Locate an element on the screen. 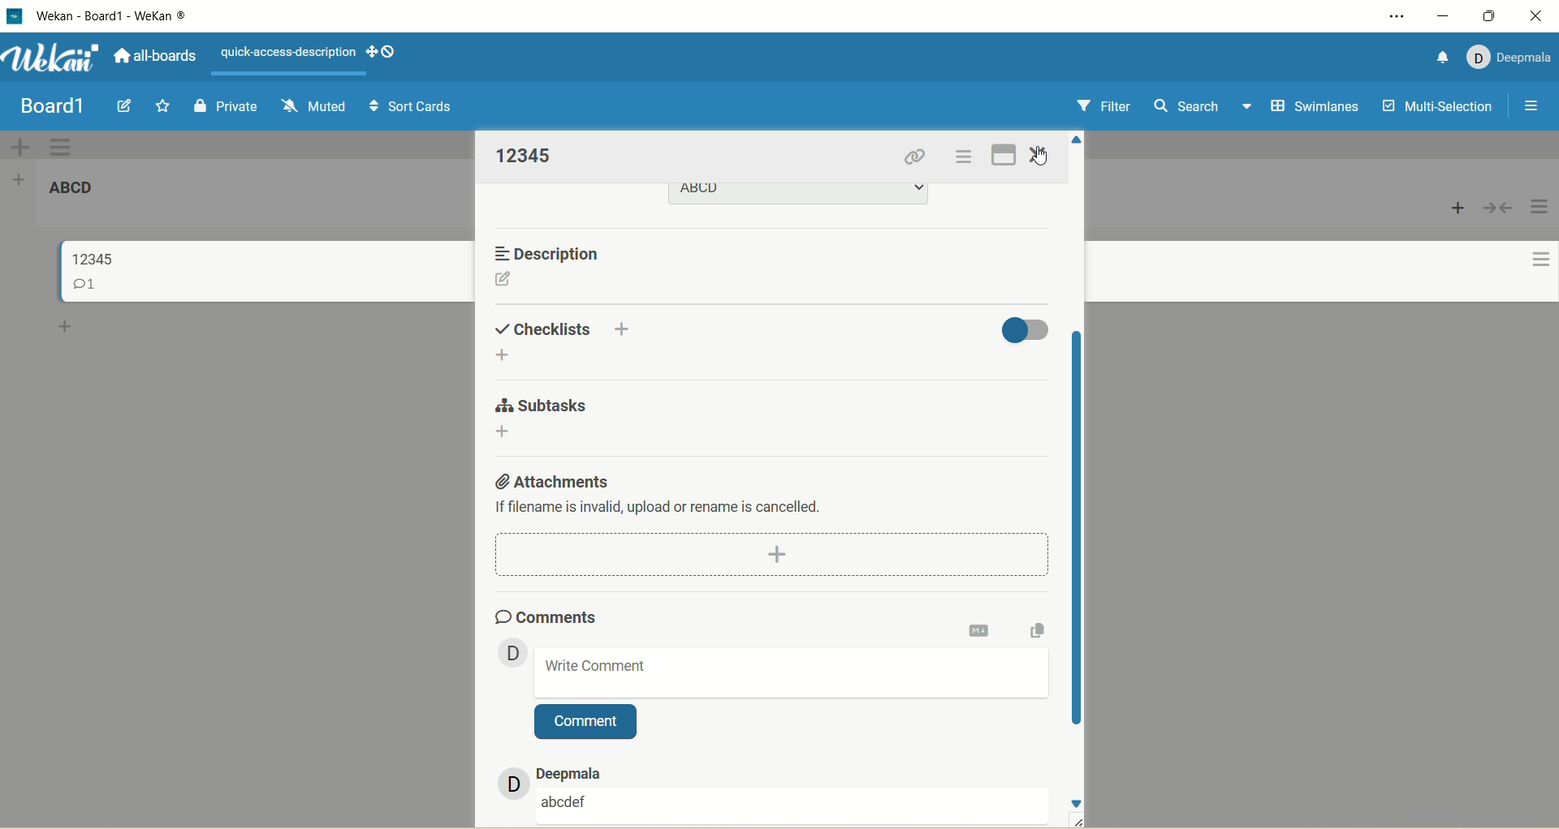 This screenshot has height=829, width=1559. add is located at coordinates (501, 432).